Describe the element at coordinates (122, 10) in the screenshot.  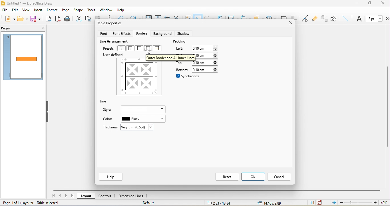
I see `help` at that location.